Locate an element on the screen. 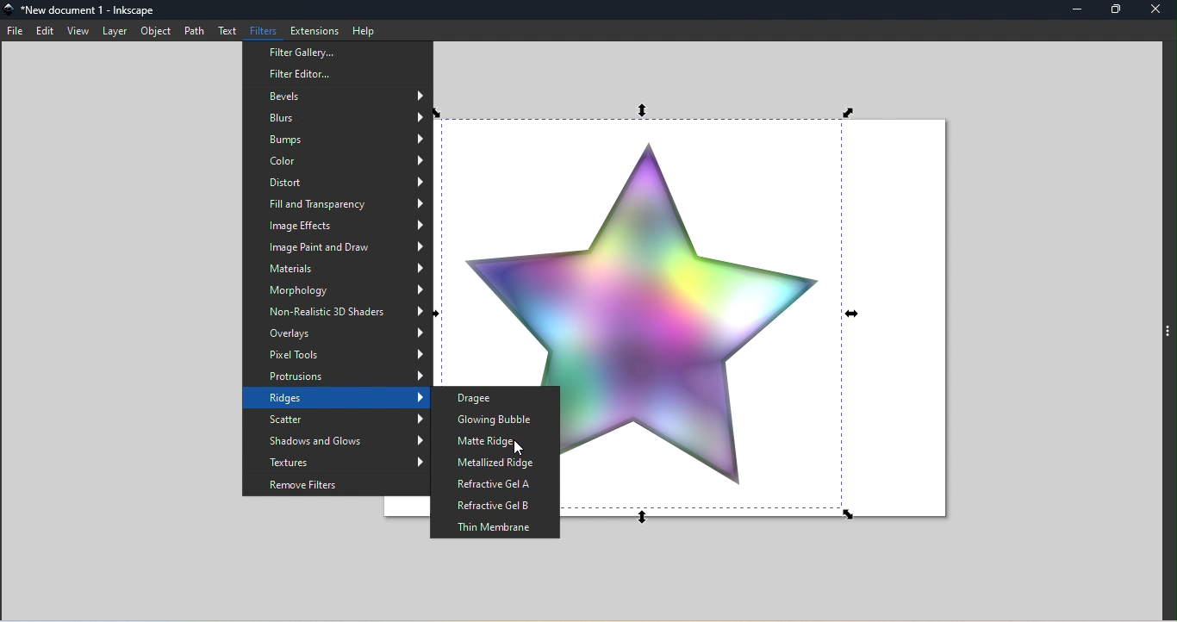 Image resolution: width=1177 pixels, height=622 pixels. Protrusions is located at coordinates (339, 378).